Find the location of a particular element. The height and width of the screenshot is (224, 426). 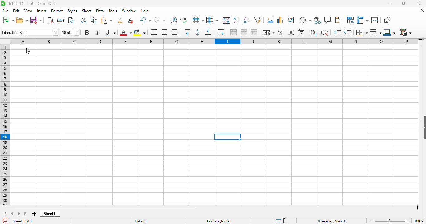

title is located at coordinates (32, 3).